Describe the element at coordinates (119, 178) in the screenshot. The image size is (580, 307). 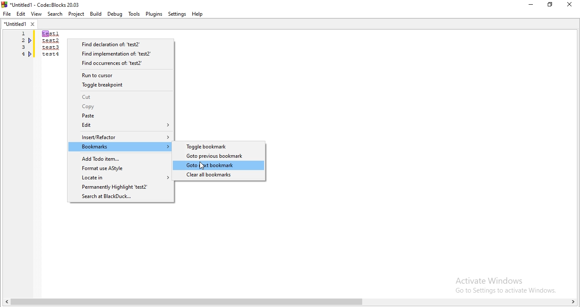
I see `Locate in` at that location.